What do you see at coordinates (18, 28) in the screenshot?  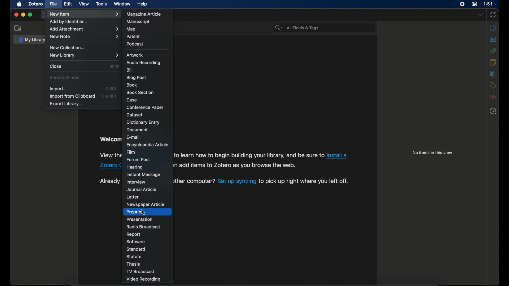 I see `new collection` at bounding box center [18, 28].